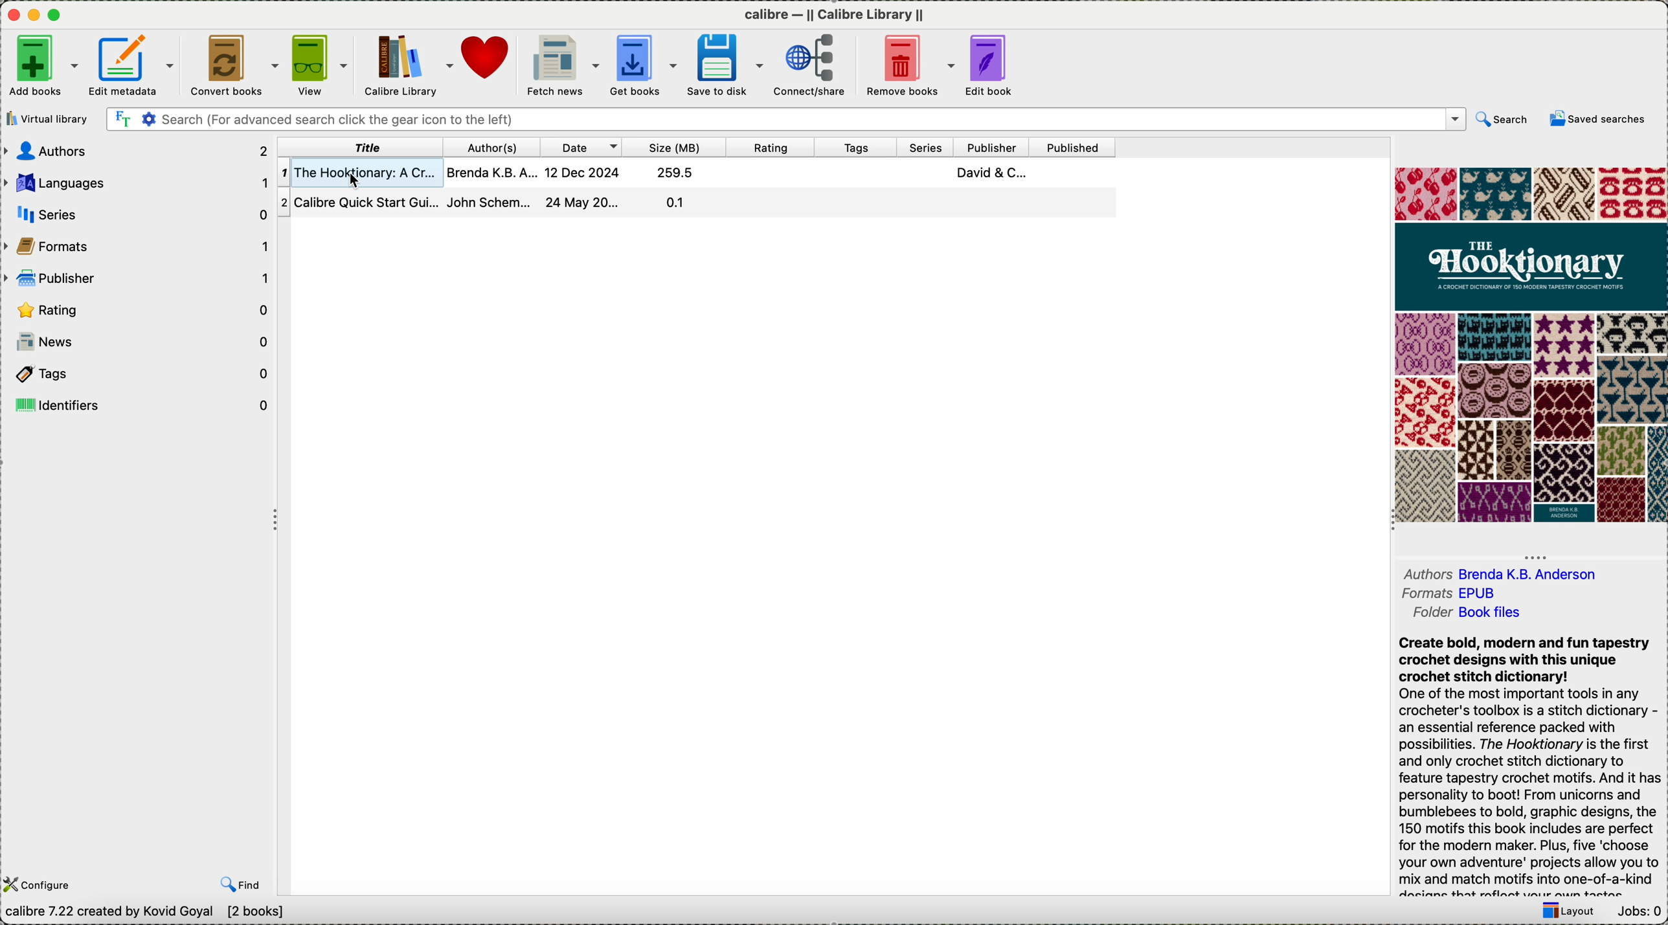 The image size is (1668, 925). Describe the element at coordinates (137, 183) in the screenshot. I see `languages` at that location.